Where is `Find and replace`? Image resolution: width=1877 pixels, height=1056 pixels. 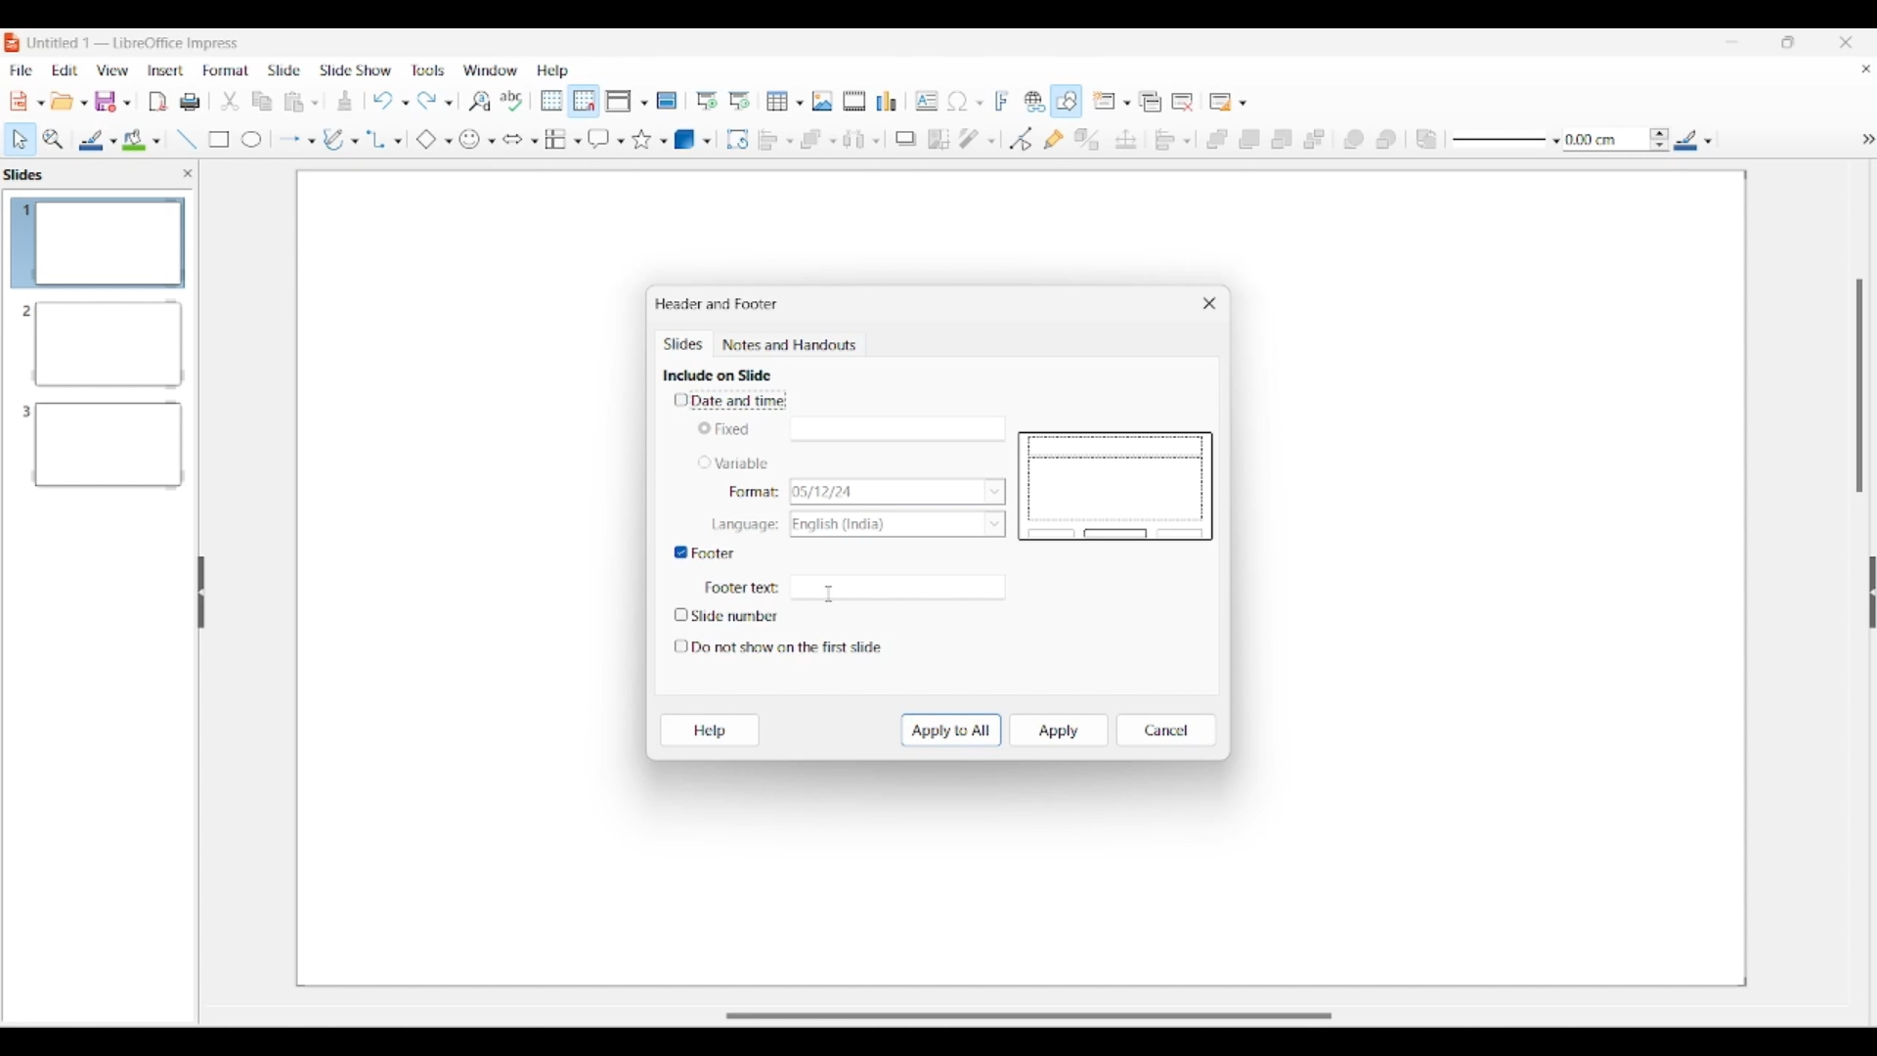
Find and replace is located at coordinates (480, 101).